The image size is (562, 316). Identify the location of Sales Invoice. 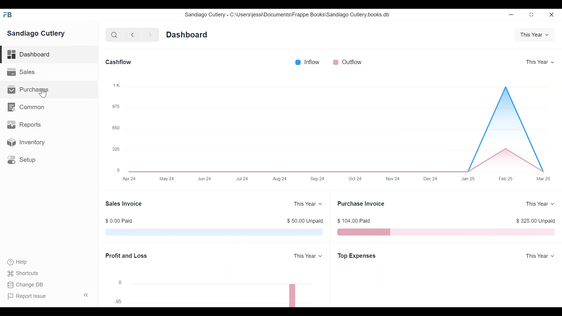
(125, 204).